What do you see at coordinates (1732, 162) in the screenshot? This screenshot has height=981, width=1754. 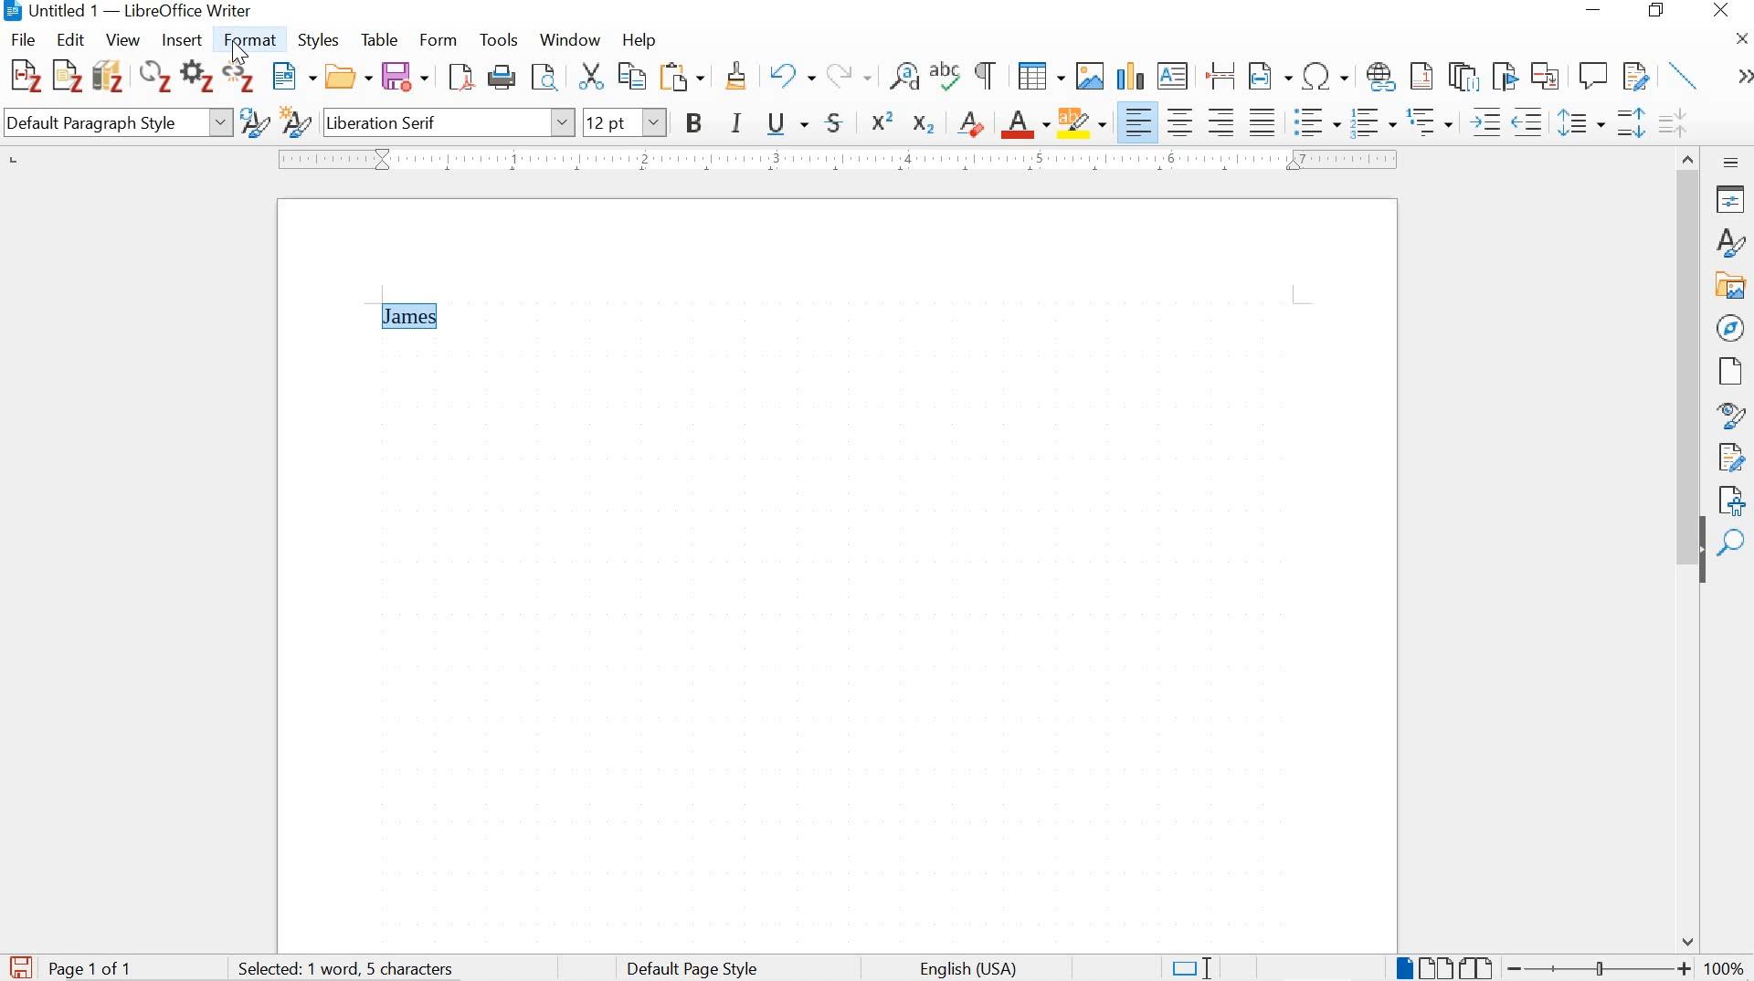 I see `sidebar settings` at bounding box center [1732, 162].